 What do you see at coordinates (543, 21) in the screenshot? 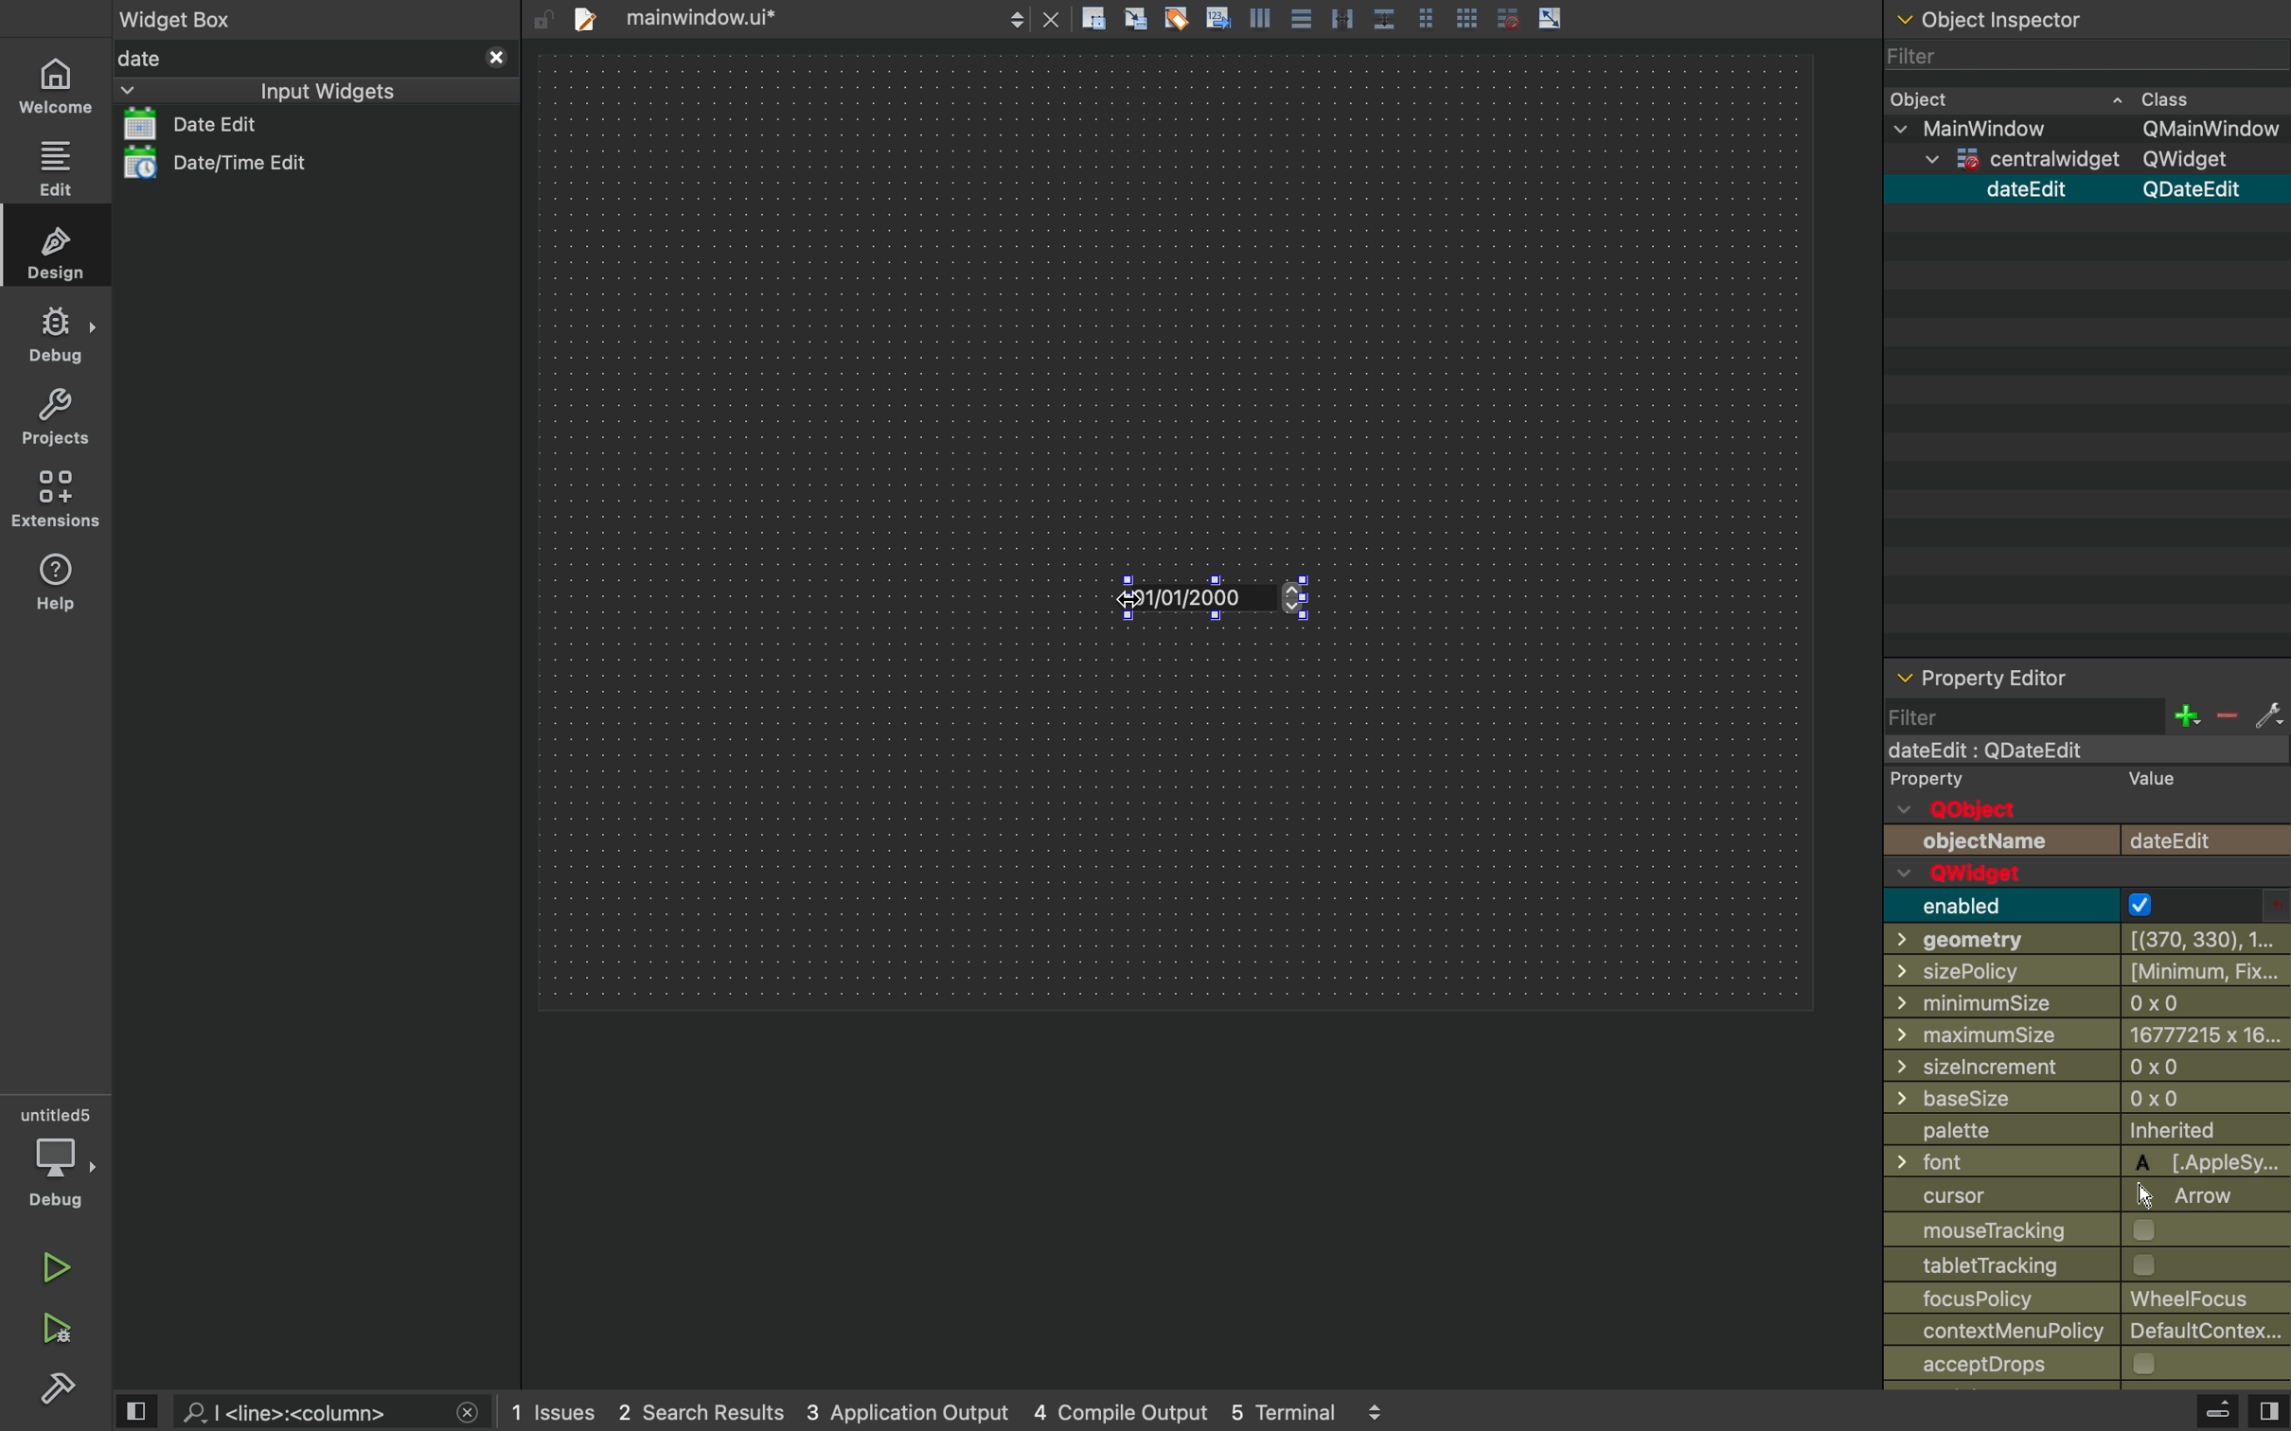
I see `unlock` at bounding box center [543, 21].